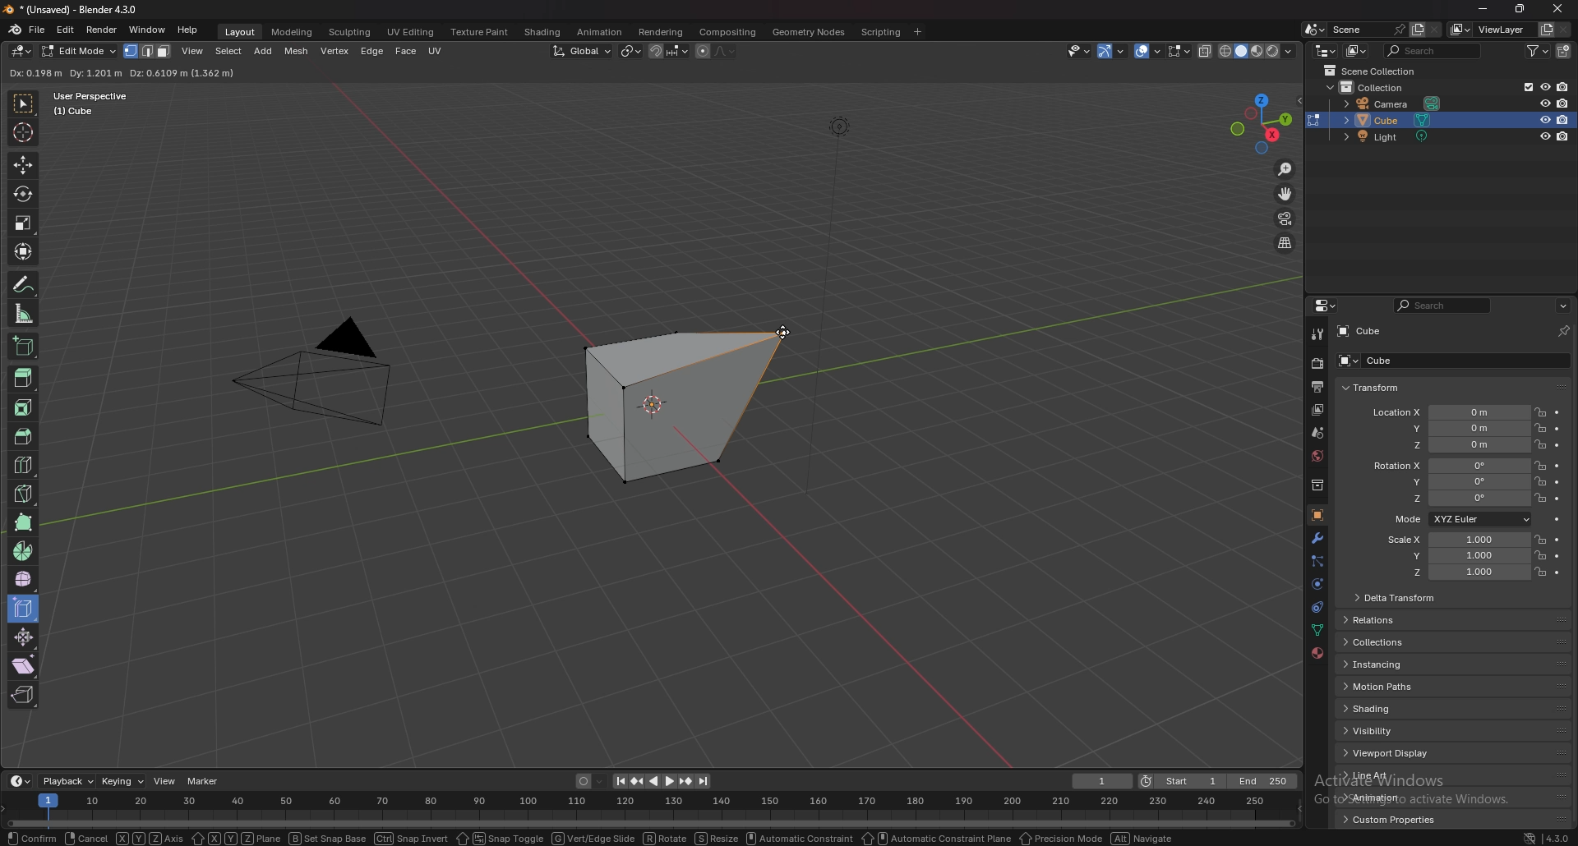 The width and height of the screenshot is (1578, 846). I want to click on render, so click(102, 30).